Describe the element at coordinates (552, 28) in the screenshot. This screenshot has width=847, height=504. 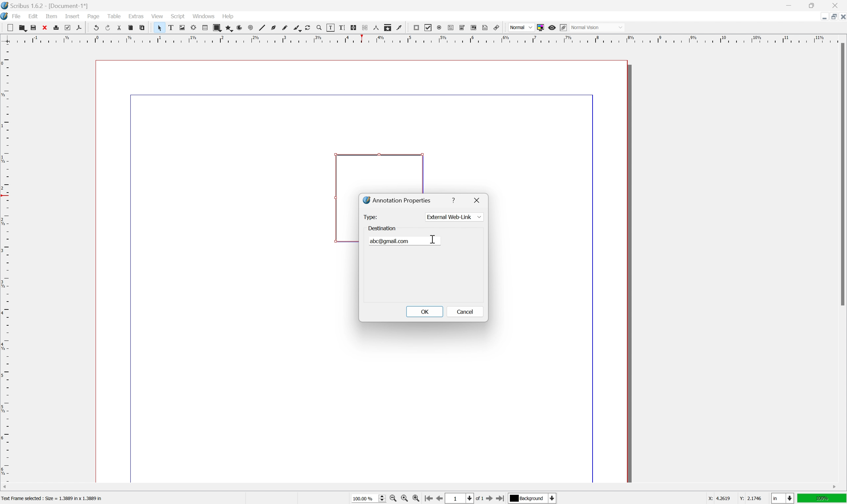
I see `preview mode` at that location.